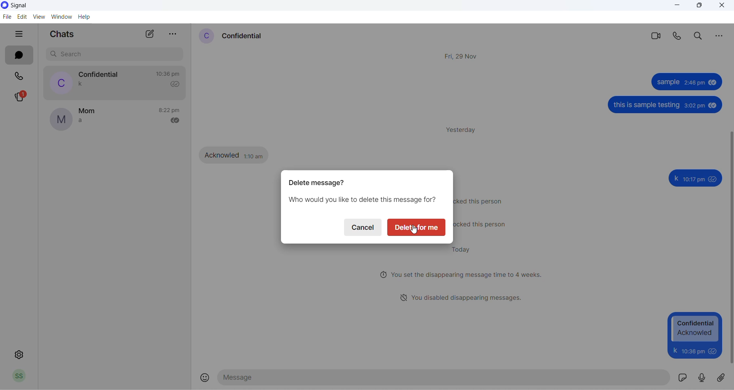 The image size is (734, 390). What do you see at coordinates (172, 75) in the screenshot?
I see `last message time` at bounding box center [172, 75].